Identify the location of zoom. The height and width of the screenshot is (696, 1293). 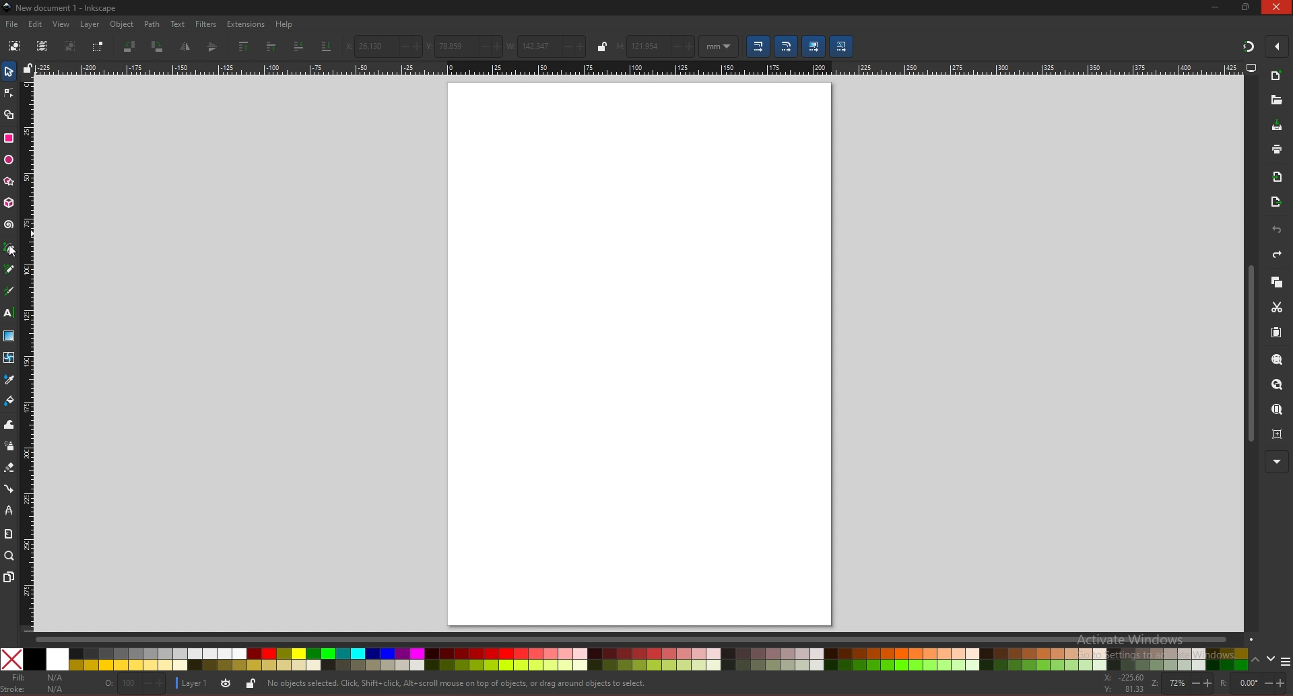
(9, 555).